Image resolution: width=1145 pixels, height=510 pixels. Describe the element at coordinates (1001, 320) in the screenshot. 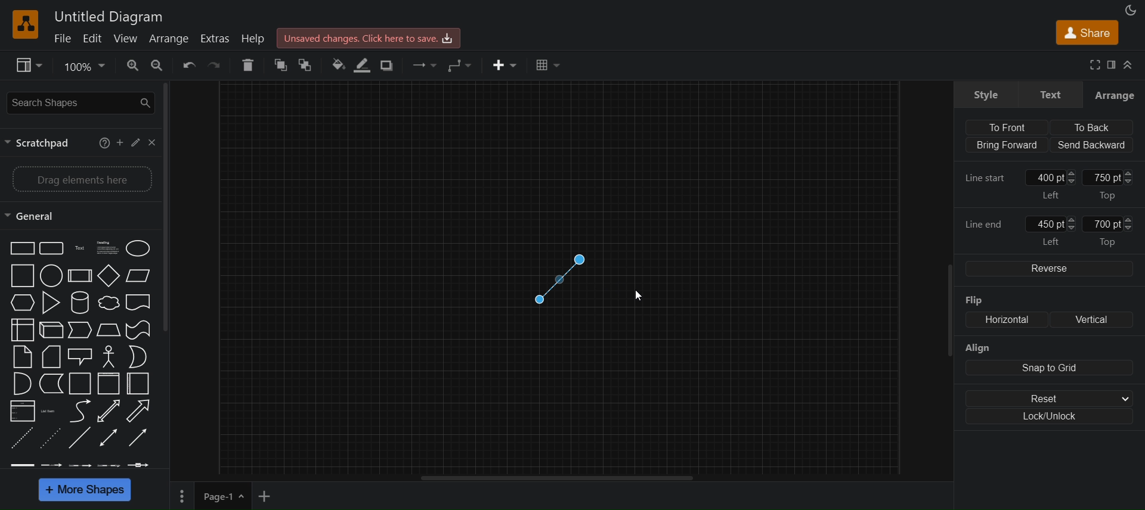

I see `horizontal` at that location.